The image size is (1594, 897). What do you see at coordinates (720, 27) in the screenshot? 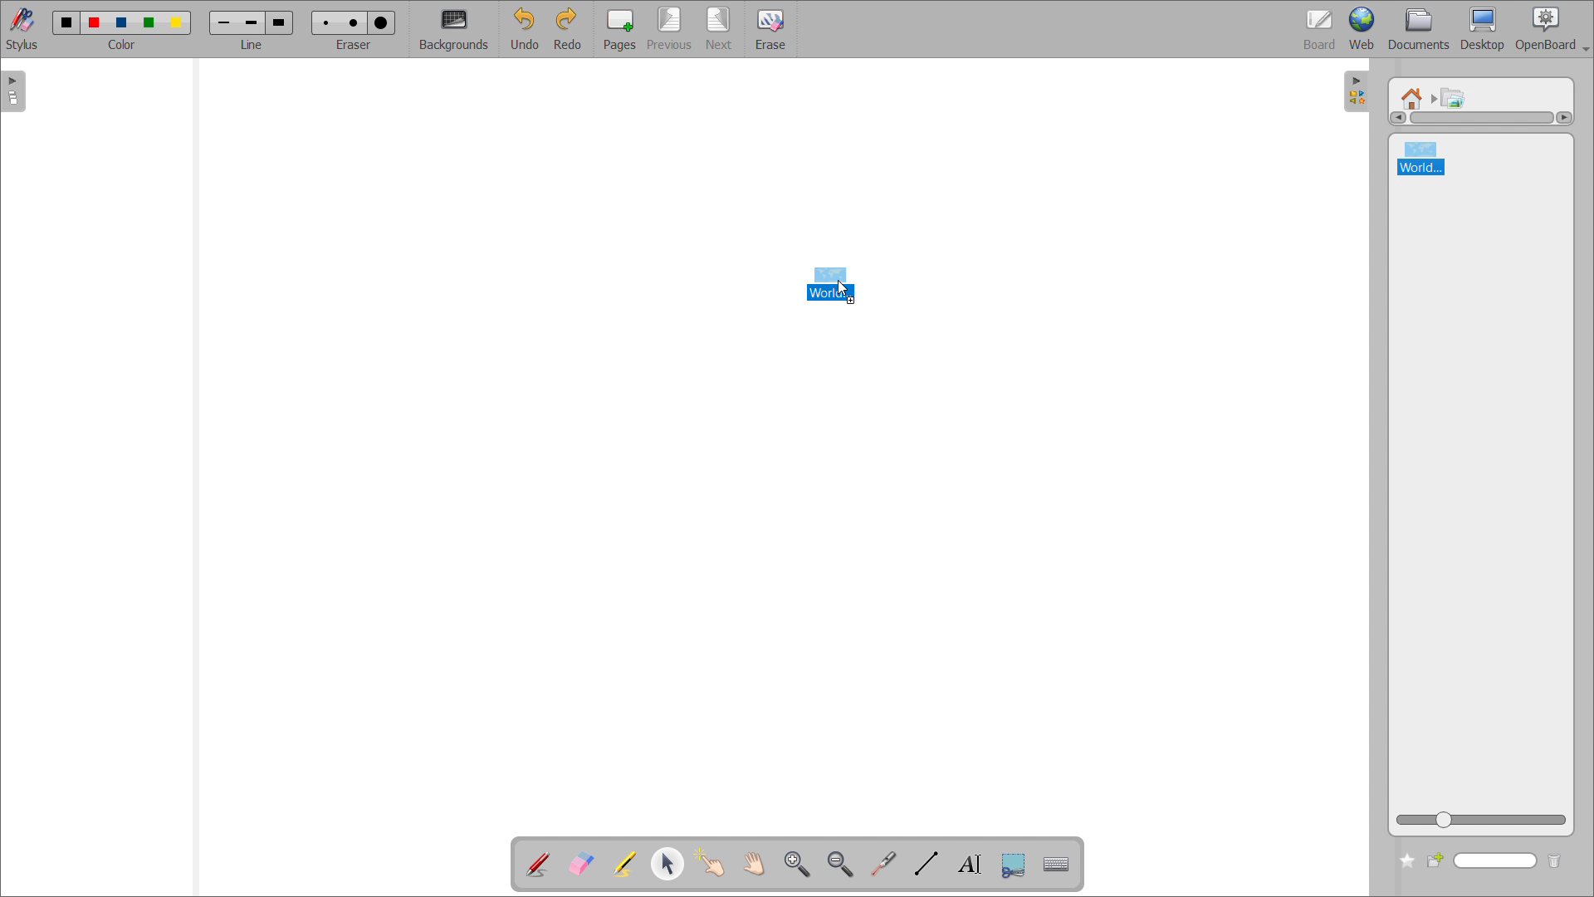
I see `next page` at bounding box center [720, 27].